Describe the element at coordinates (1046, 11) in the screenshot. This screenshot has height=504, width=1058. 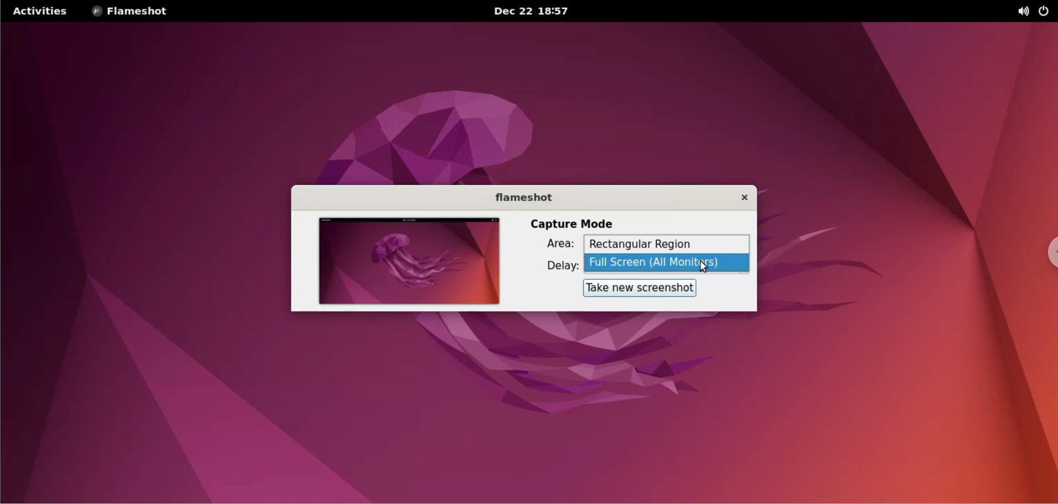
I see `power options ` at that location.